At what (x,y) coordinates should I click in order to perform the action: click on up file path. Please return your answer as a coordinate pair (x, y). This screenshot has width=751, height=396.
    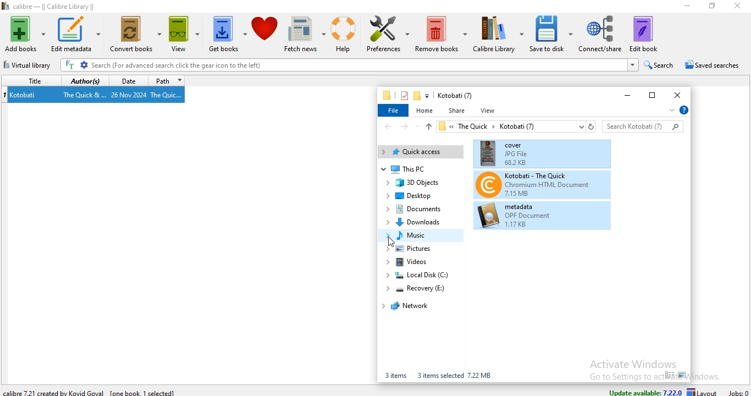
    Looking at the image, I should click on (428, 127).